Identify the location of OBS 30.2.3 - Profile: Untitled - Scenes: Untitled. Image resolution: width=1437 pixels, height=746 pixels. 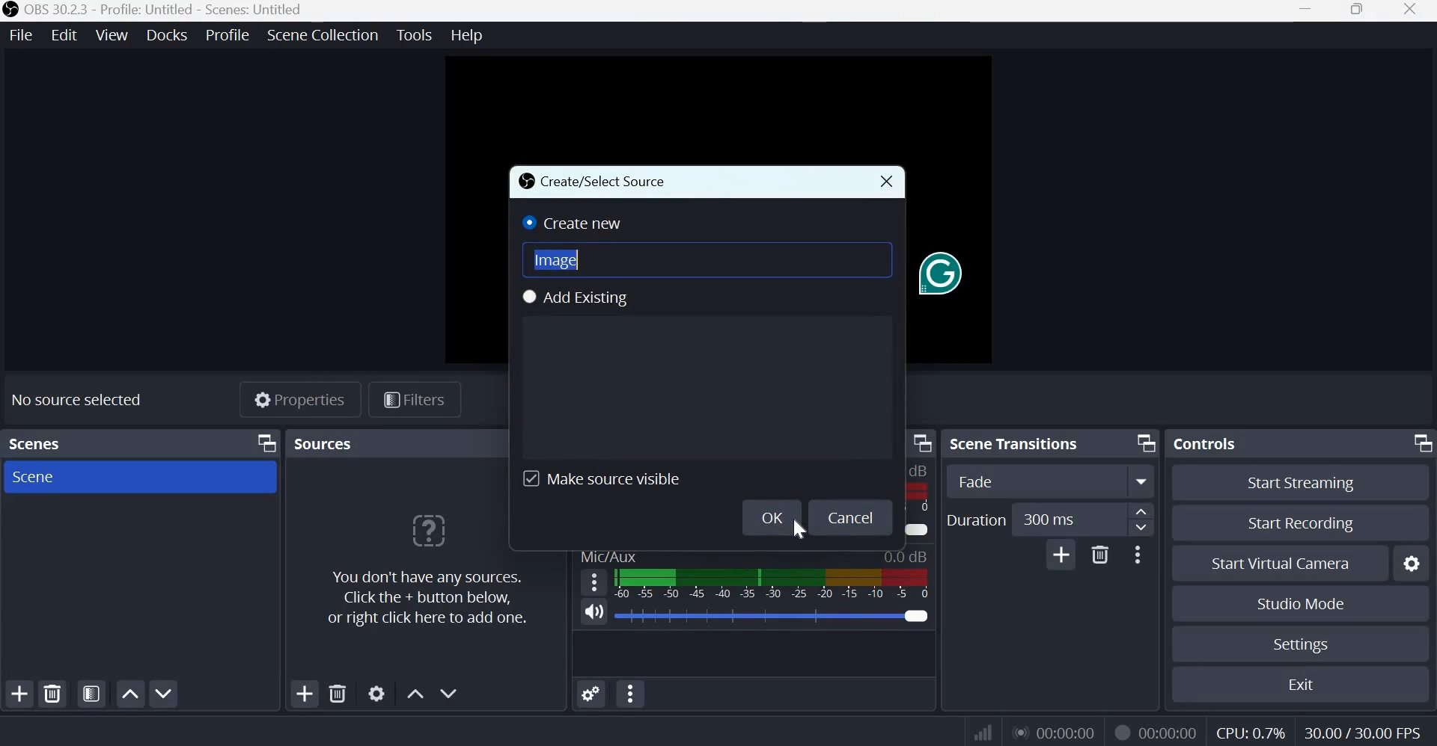
(152, 10).